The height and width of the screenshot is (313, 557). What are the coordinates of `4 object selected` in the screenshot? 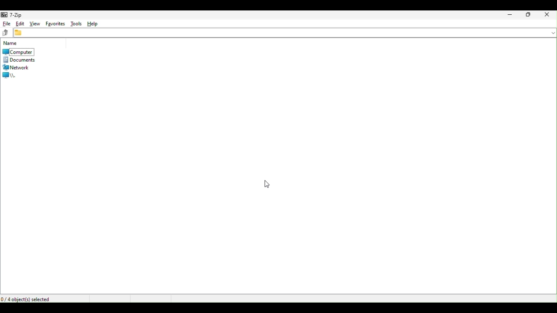 It's located at (28, 300).